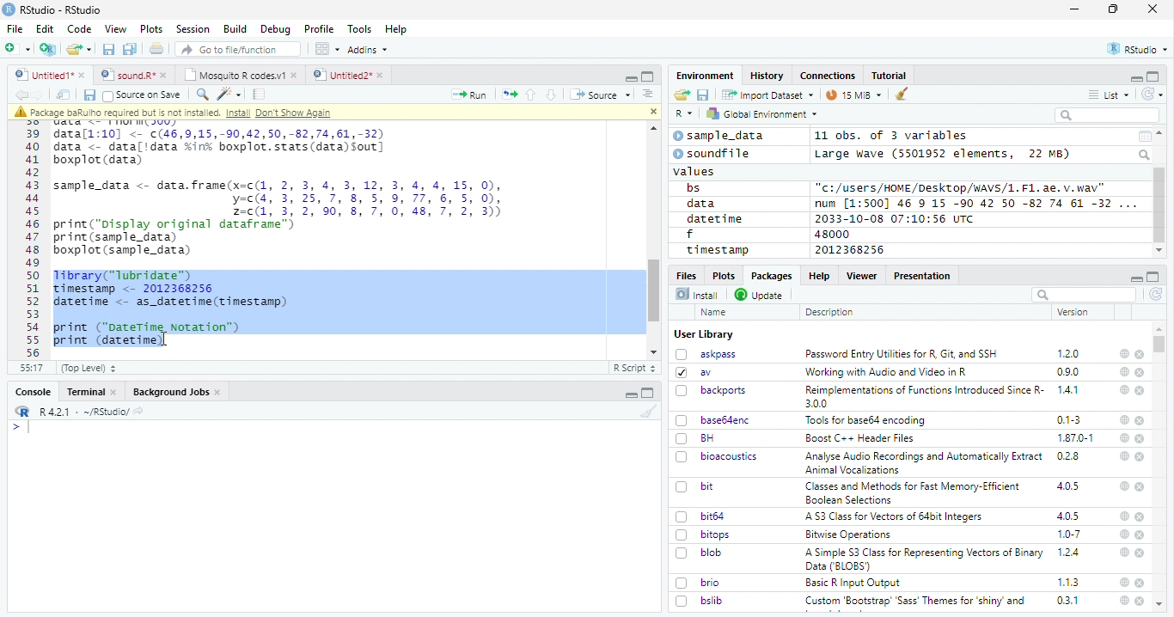  I want to click on Bitwise Operations, so click(850, 535).